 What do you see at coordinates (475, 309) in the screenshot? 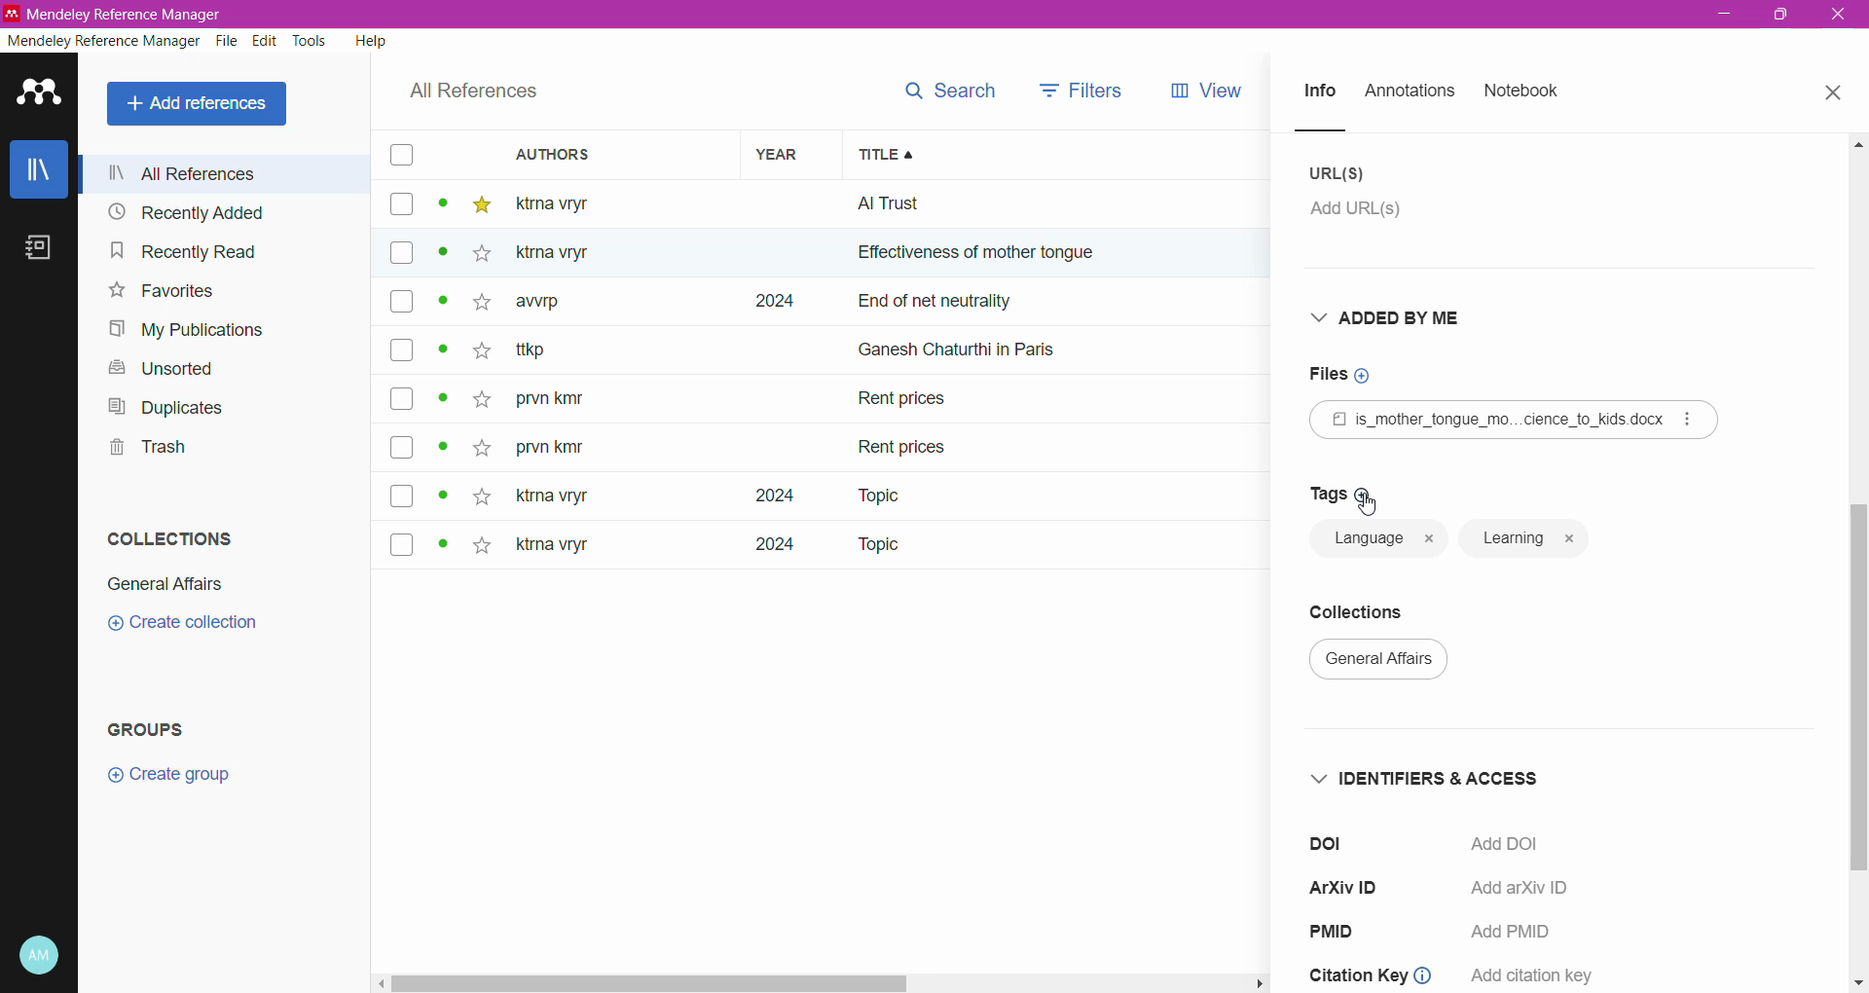
I see `star` at bounding box center [475, 309].